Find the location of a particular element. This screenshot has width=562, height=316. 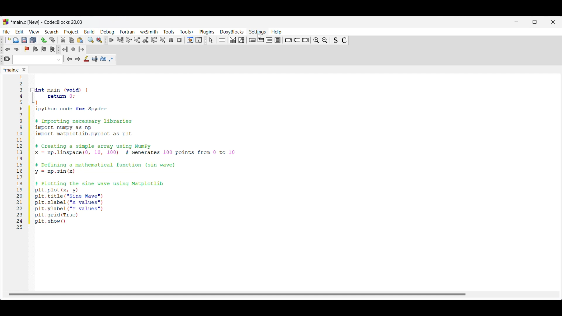

Highlight is located at coordinates (86, 59).